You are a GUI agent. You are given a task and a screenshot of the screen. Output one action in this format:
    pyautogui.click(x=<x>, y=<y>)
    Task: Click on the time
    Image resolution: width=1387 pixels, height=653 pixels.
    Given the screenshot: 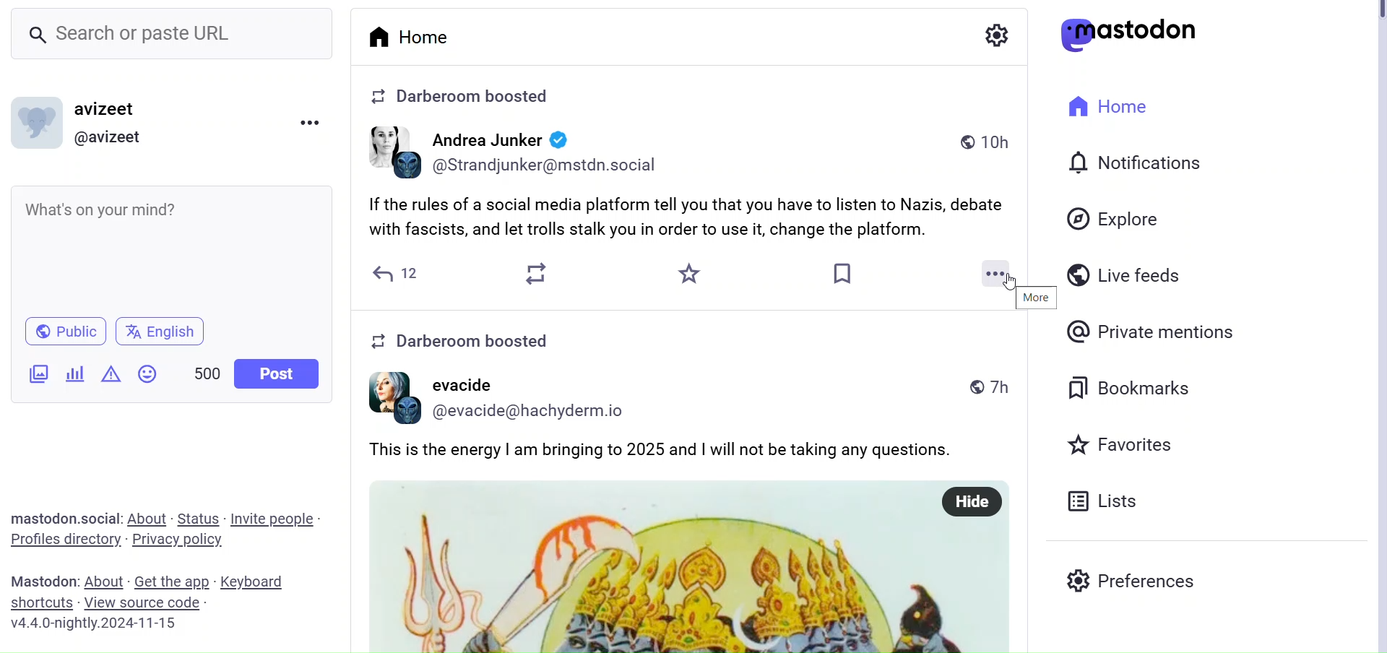 What is the action you would take?
    pyautogui.click(x=981, y=144)
    